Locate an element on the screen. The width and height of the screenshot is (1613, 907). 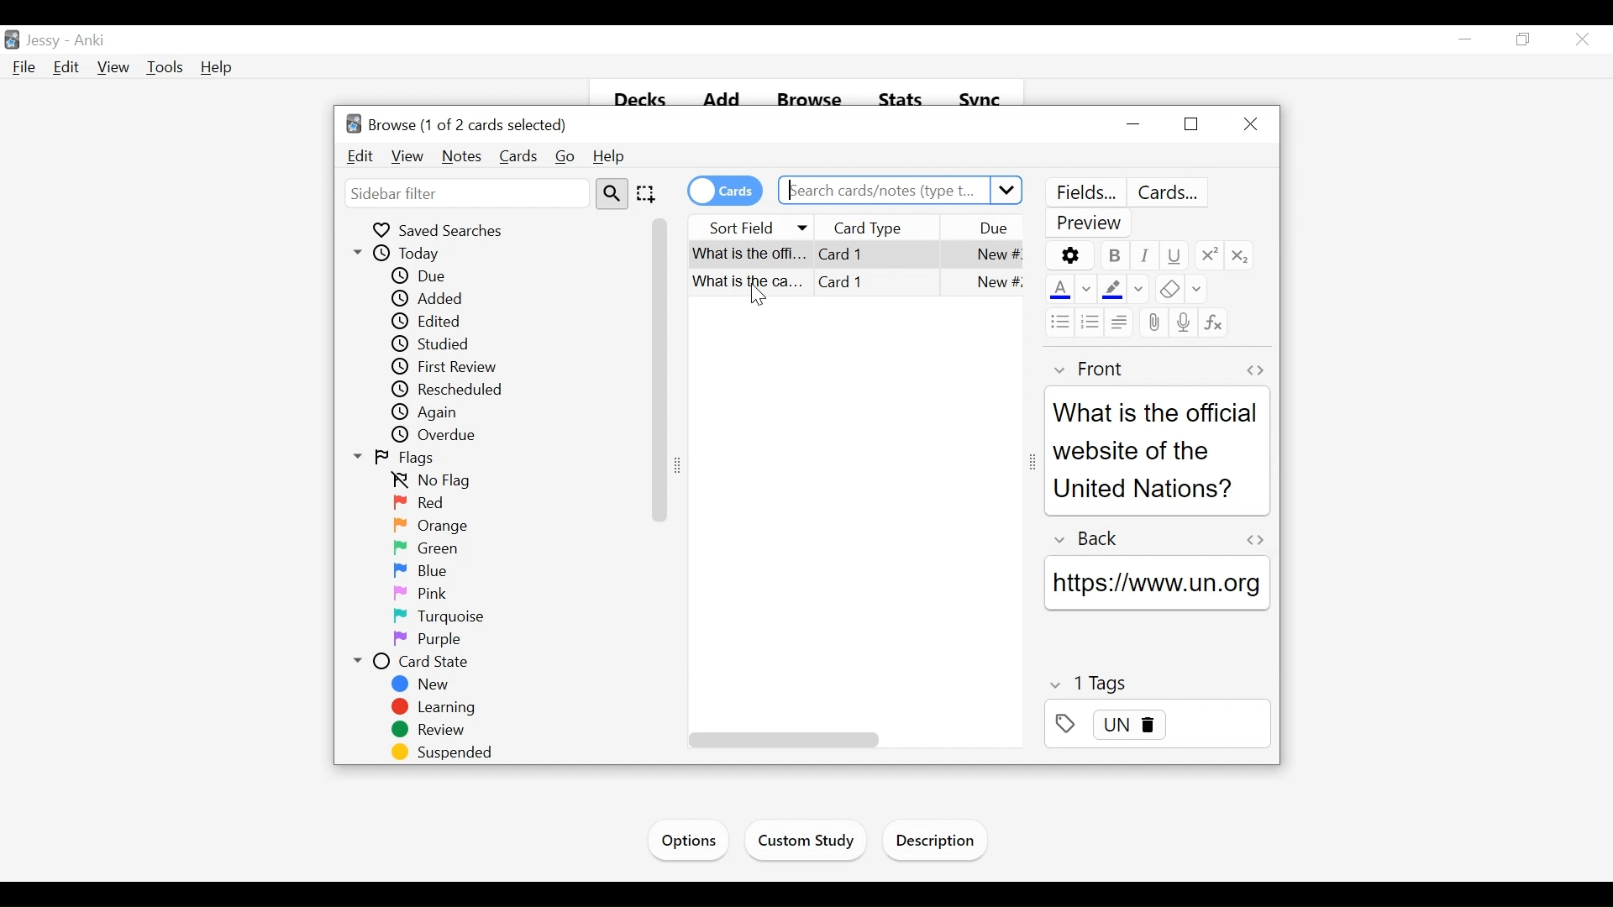
Underline is located at coordinates (1174, 255).